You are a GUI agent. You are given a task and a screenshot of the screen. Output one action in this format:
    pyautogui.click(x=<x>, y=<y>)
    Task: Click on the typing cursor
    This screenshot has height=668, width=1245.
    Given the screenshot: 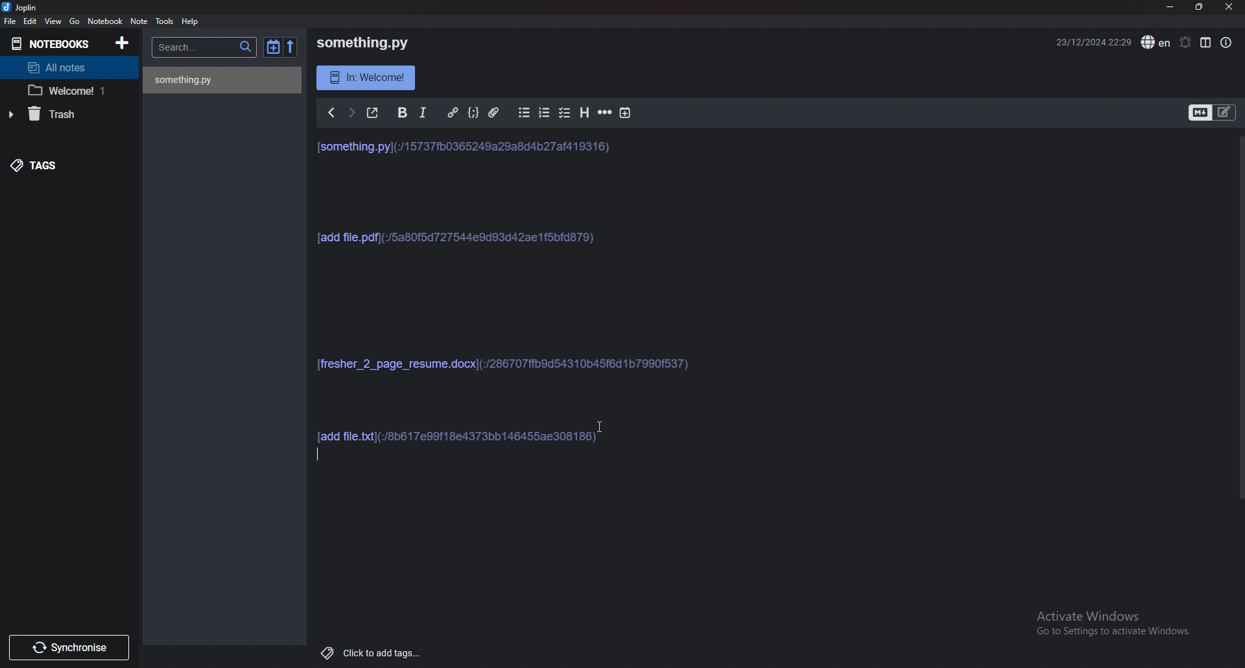 What is the action you would take?
    pyautogui.click(x=322, y=455)
    